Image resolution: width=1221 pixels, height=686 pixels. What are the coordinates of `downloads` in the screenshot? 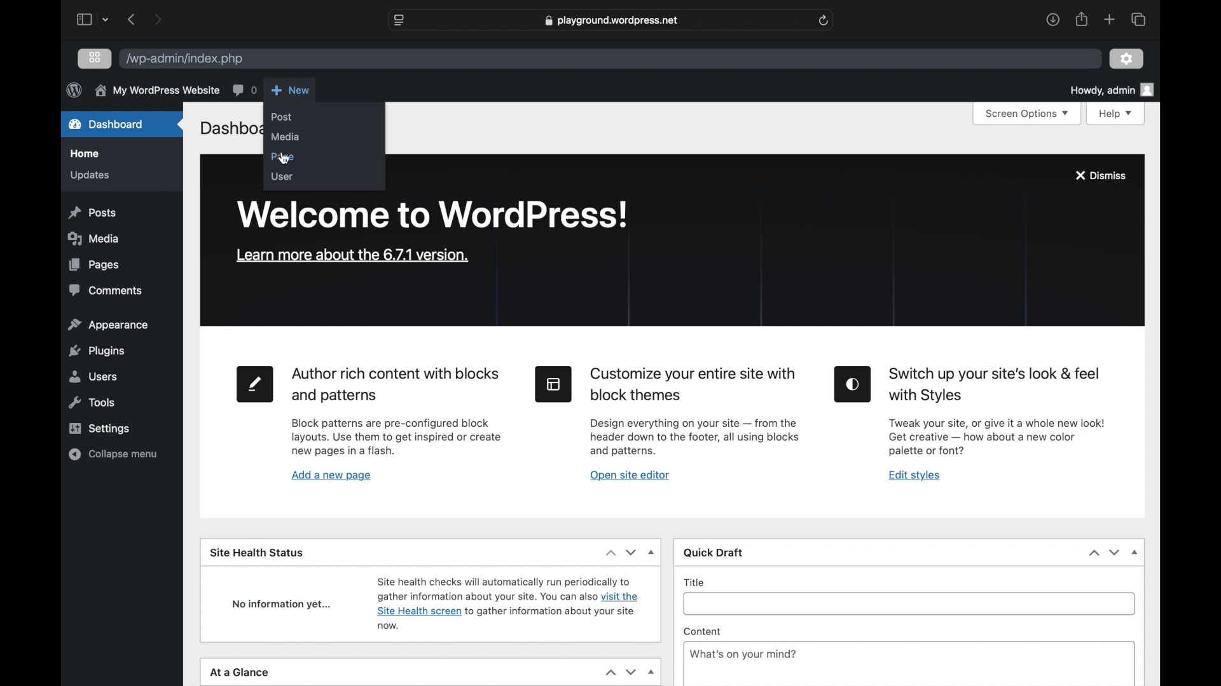 It's located at (1053, 19).